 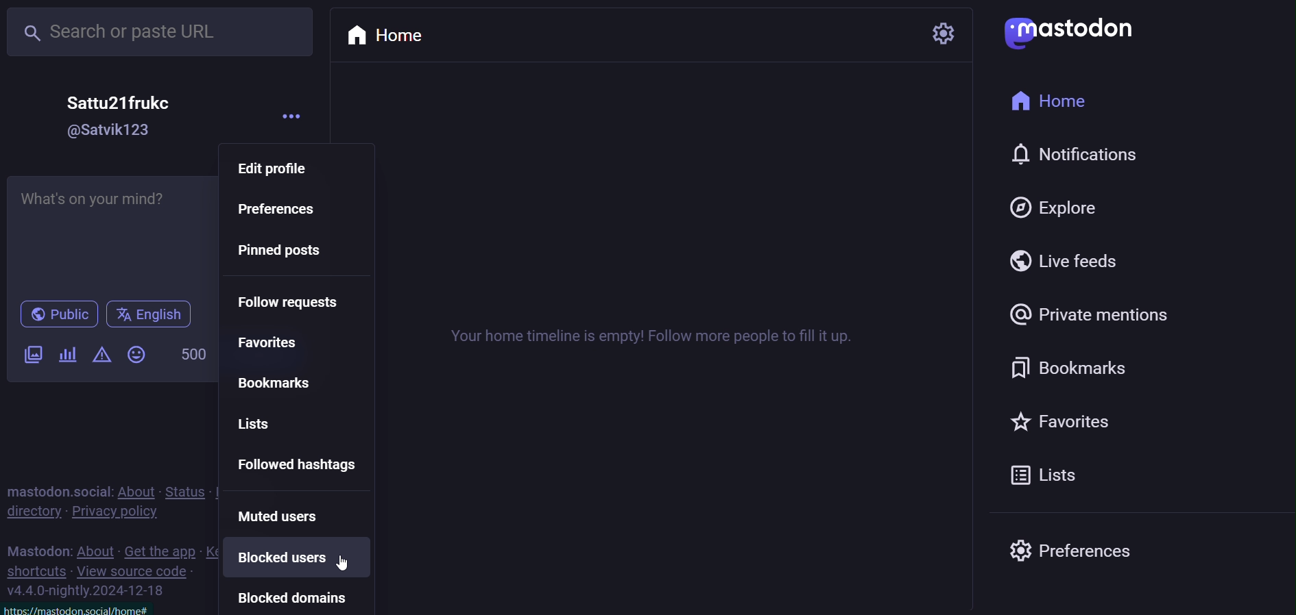 What do you see at coordinates (161, 32) in the screenshot?
I see `Search or paste URL` at bounding box center [161, 32].